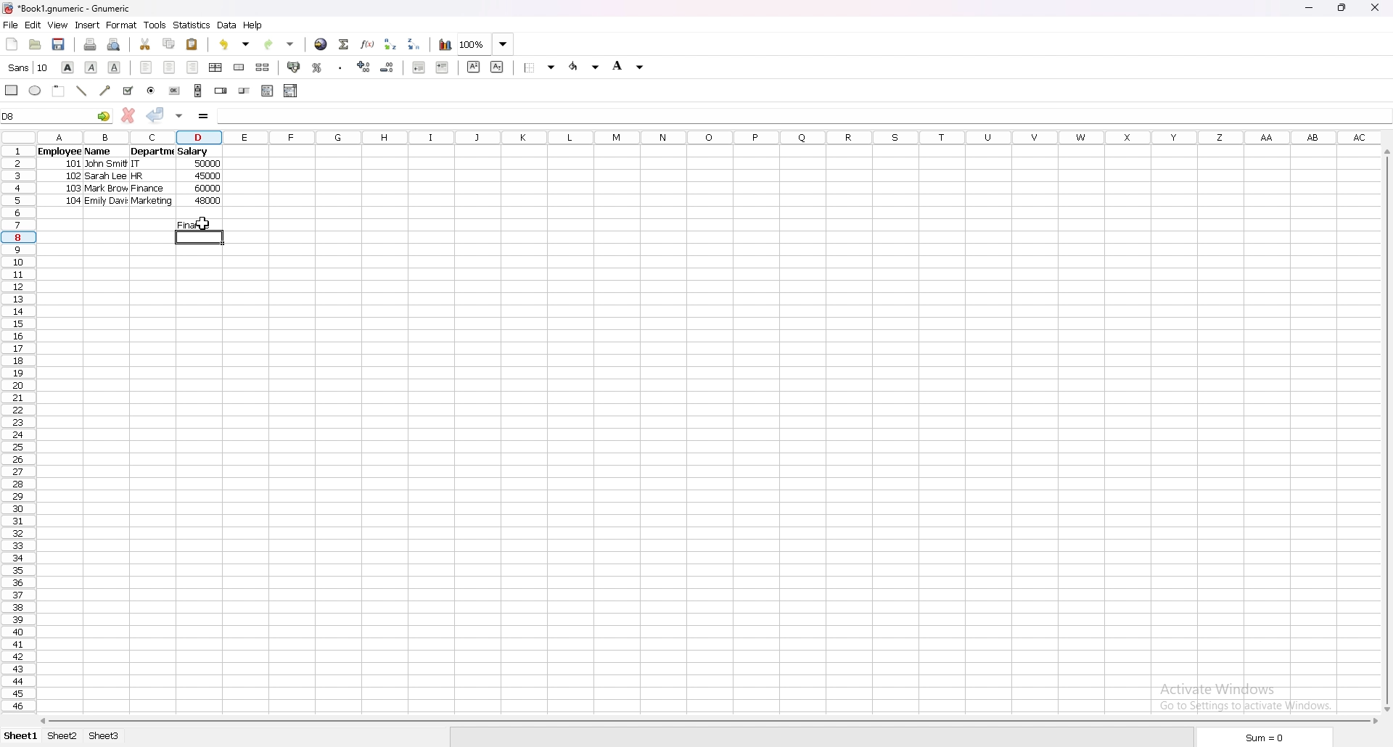 The width and height of the screenshot is (1393, 747). I want to click on list, so click(268, 90).